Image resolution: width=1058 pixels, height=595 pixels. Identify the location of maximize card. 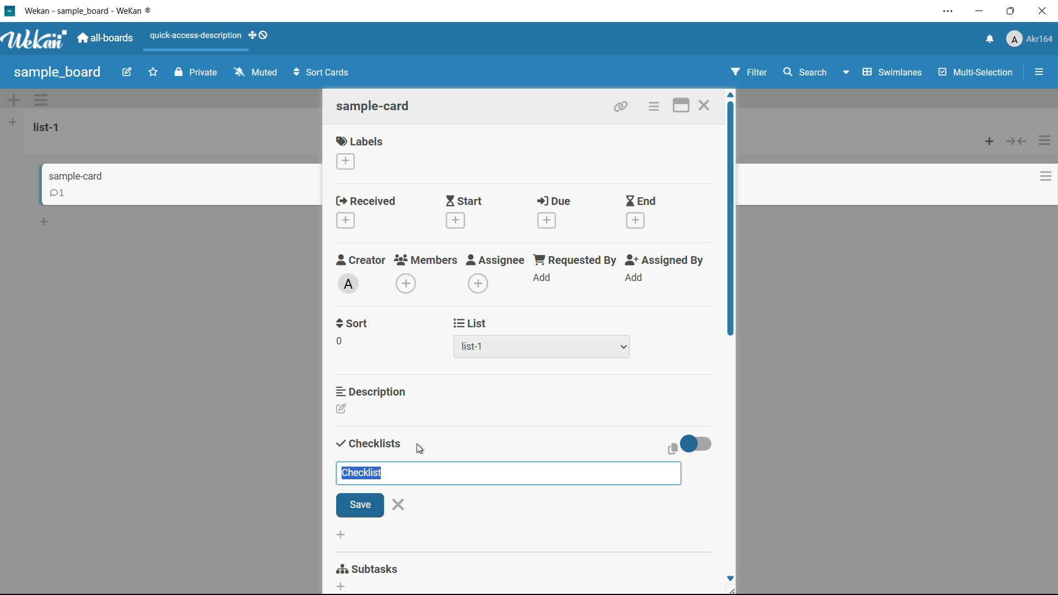
(681, 105).